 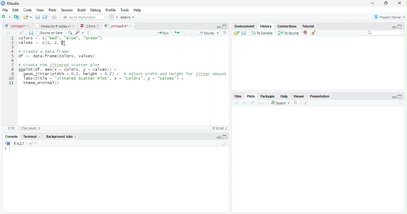 I want to click on RStudio, so click(x=10, y=4).